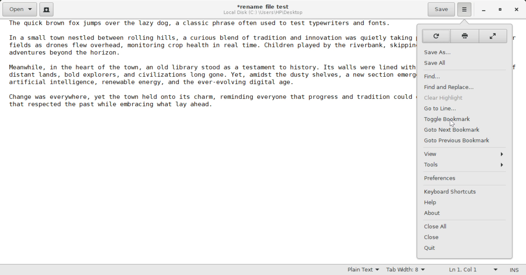 This screenshot has height=275, width=526. What do you see at coordinates (263, 6) in the screenshot?
I see `File Name` at bounding box center [263, 6].